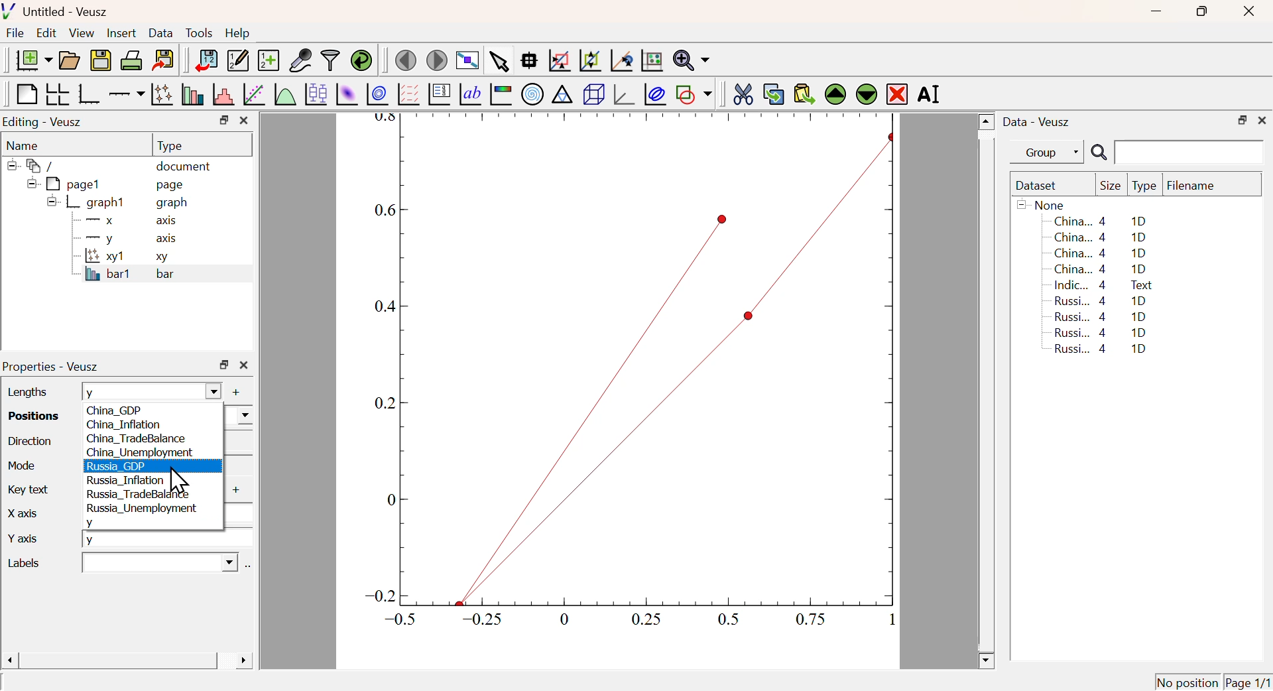 This screenshot has width=1273, height=691. Describe the element at coordinates (125, 238) in the screenshot. I see `y axis` at that location.